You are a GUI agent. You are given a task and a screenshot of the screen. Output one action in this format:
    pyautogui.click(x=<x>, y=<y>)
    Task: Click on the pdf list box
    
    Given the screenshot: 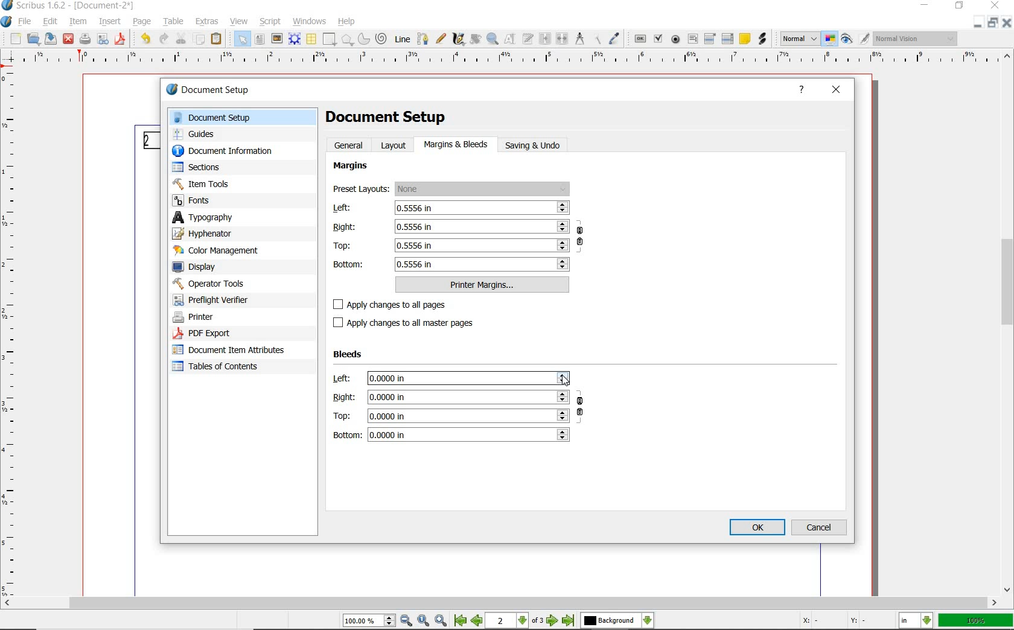 What is the action you would take?
    pyautogui.click(x=728, y=39)
    